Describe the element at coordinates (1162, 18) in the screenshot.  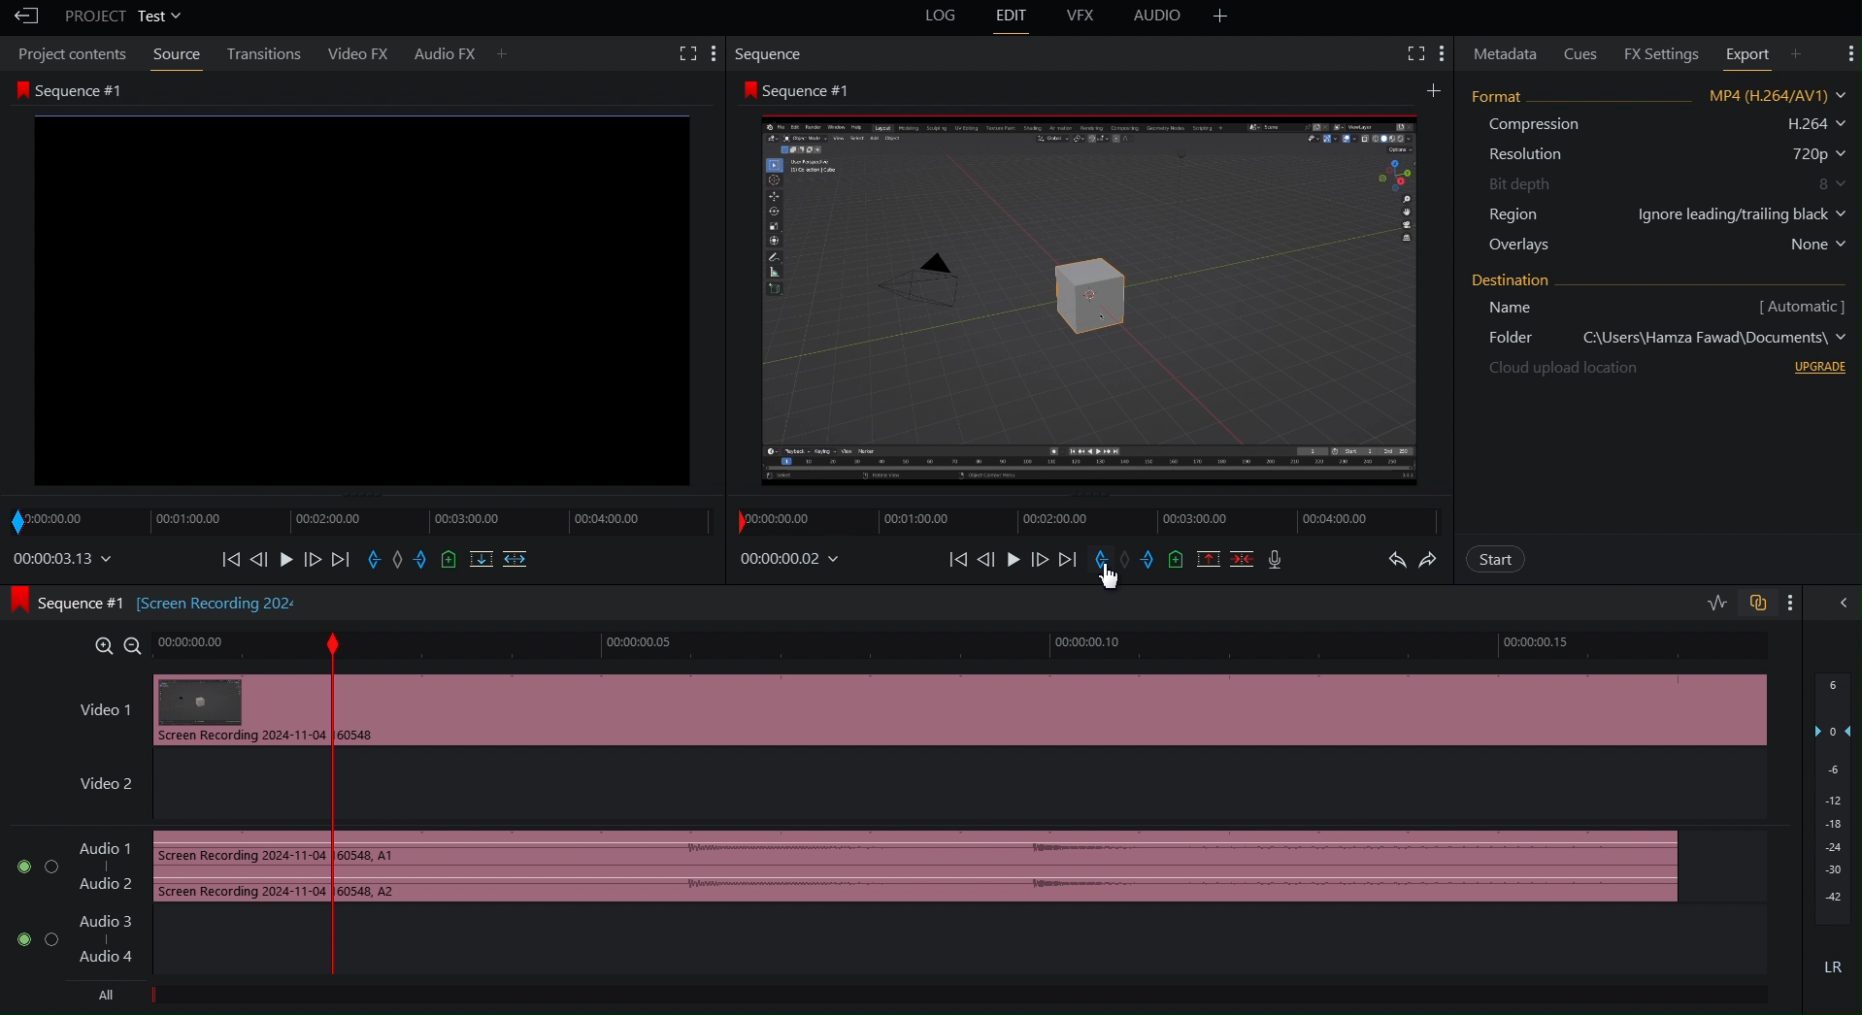
I see `Audio` at that location.